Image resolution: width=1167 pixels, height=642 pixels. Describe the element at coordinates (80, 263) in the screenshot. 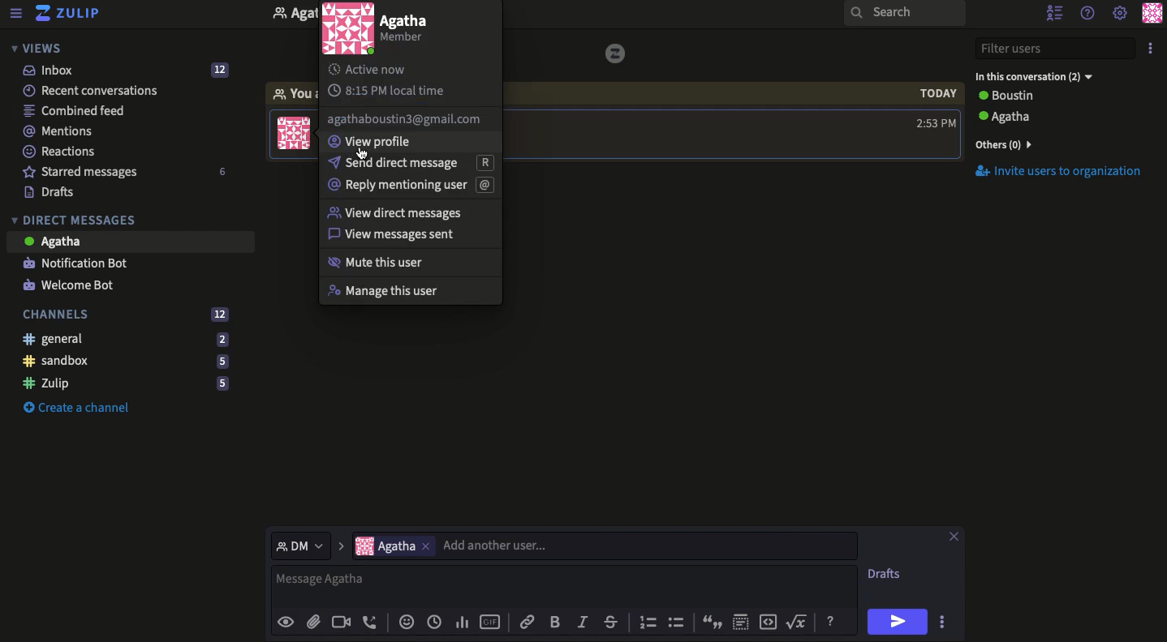

I see `Notification bot` at that location.